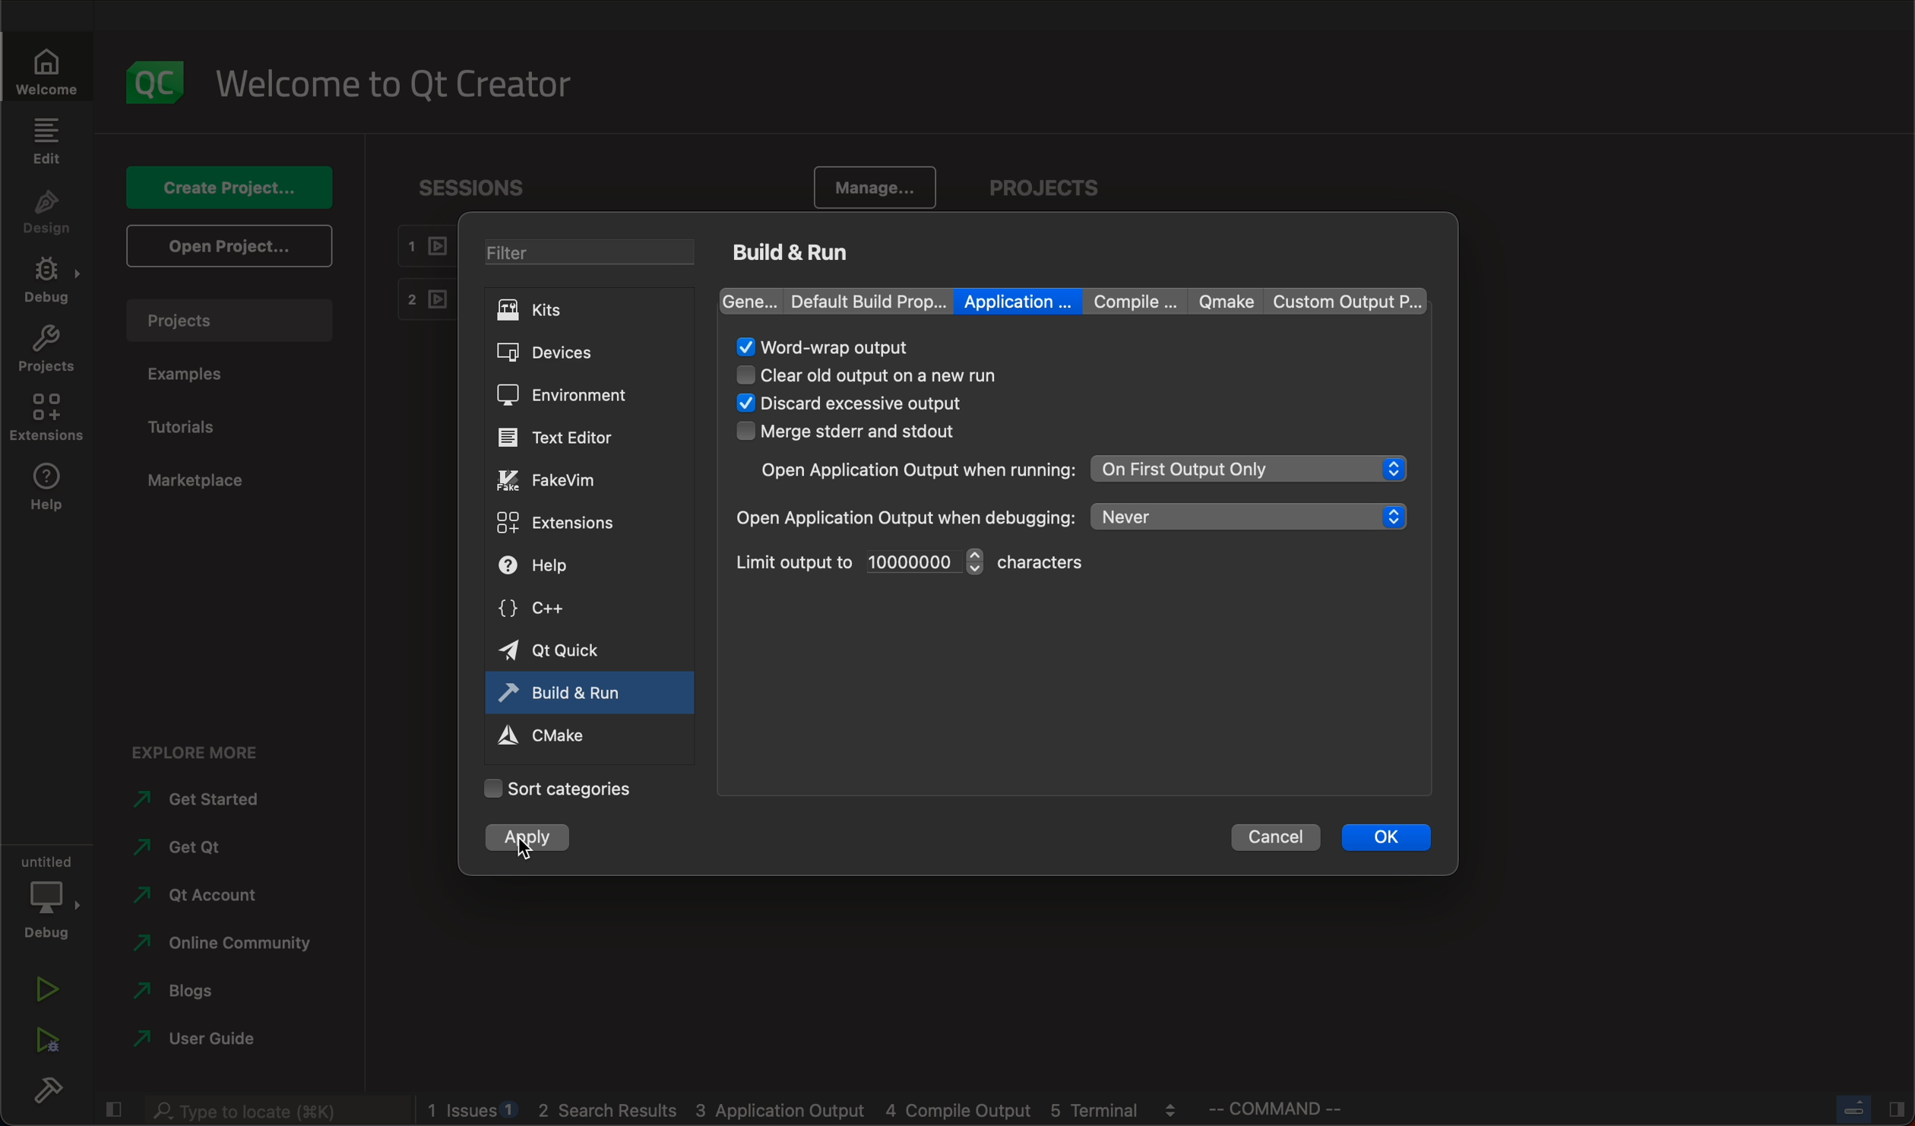 This screenshot has width=1915, height=1126. Describe the element at coordinates (45, 419) in the screenshot. I see `extensions` at that location.